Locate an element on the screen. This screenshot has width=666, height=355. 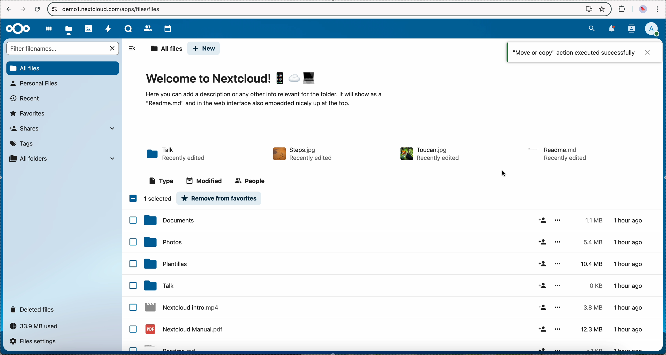
modified is located at coordinates (204, 181).